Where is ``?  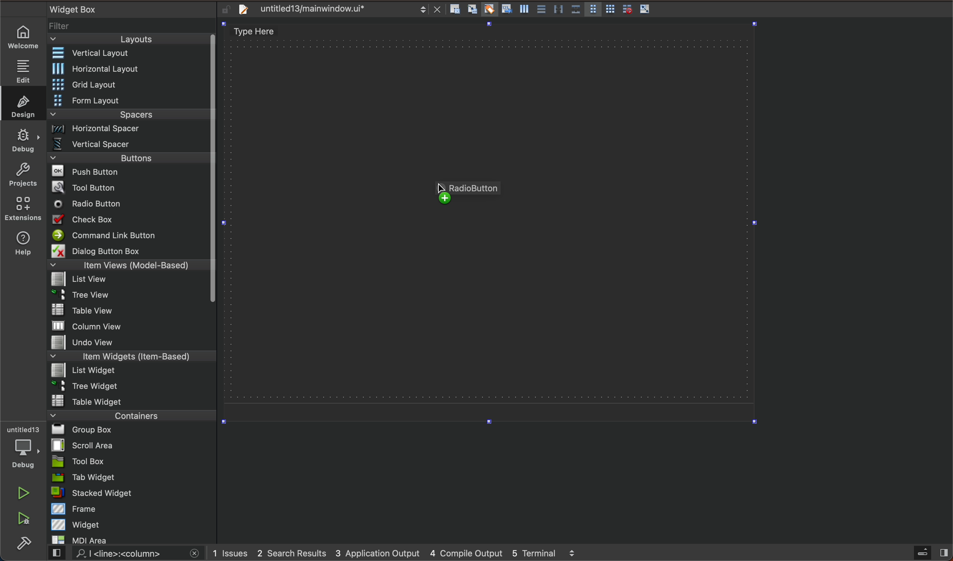
 is located at coordinates (127, 297).